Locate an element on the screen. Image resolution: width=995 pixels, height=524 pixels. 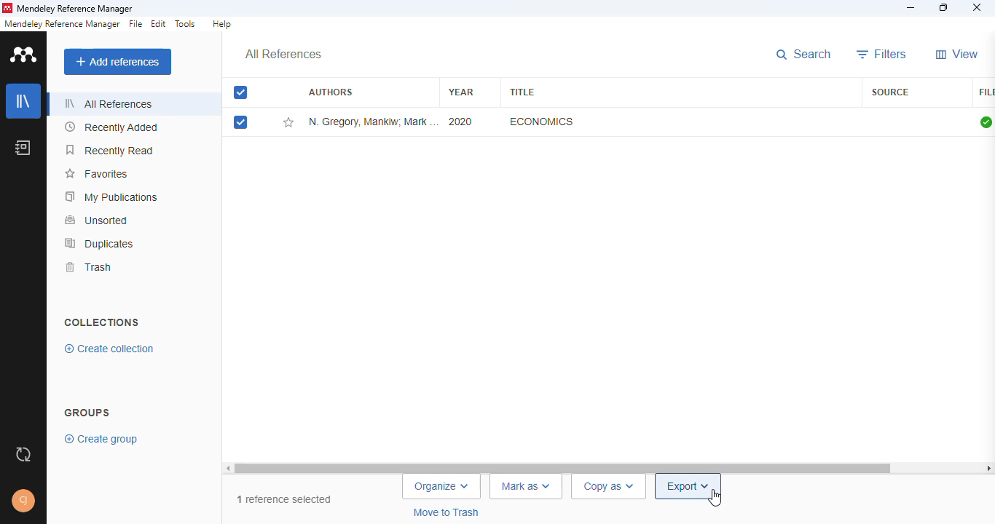
recently added is located at coordinates (113, 127).